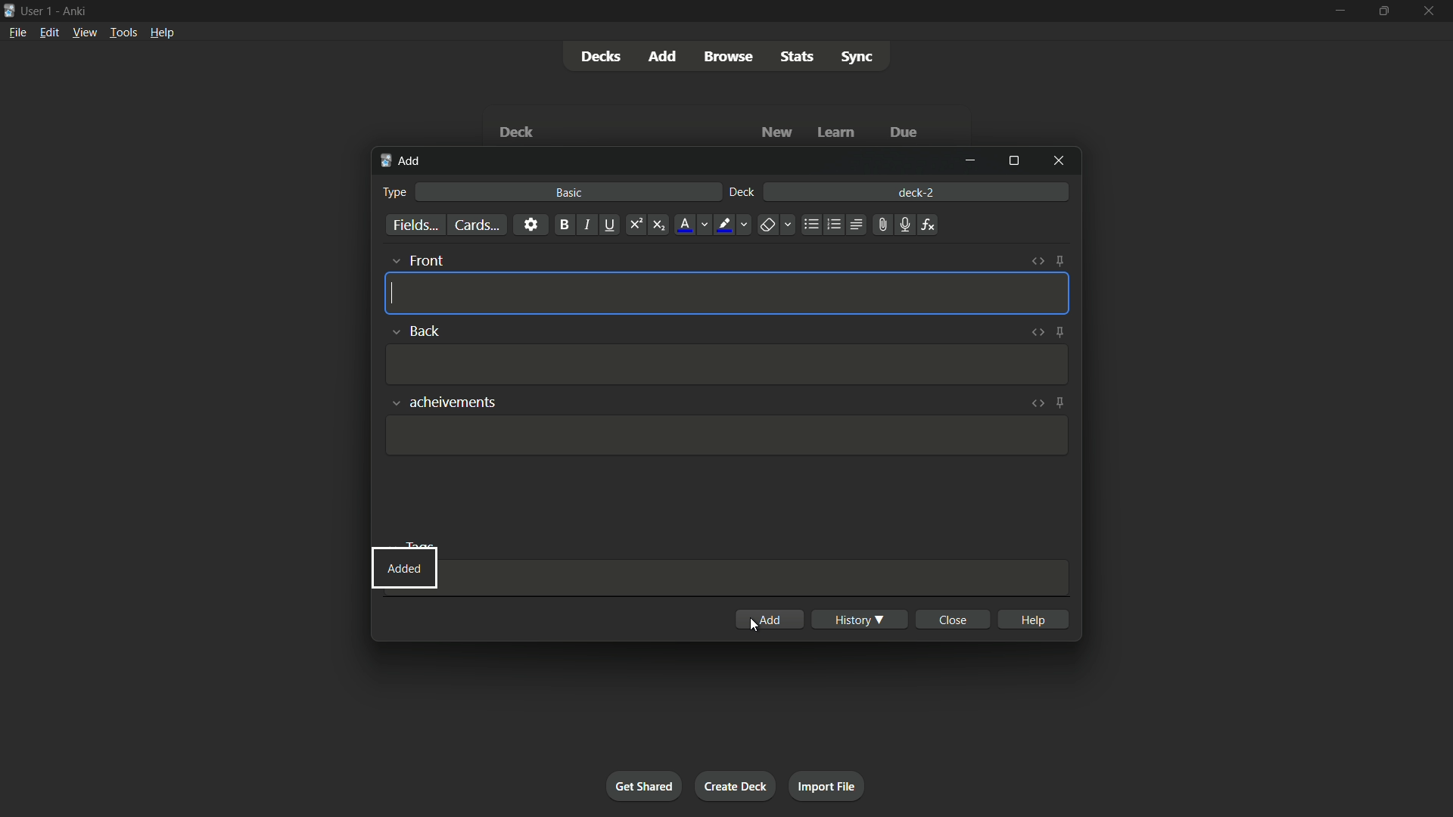  What do you see at coordinates (443, 405) in the screenshot?
I see `achievements` at bounding box center [443, 405].